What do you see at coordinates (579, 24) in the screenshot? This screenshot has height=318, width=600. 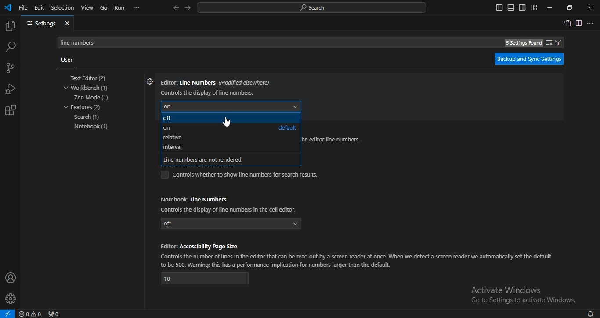 I see `split editor` at bounding box center [579, 24].